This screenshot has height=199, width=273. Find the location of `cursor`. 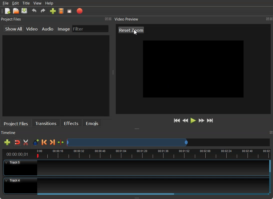

cursor is located at coordinates (136, 34).